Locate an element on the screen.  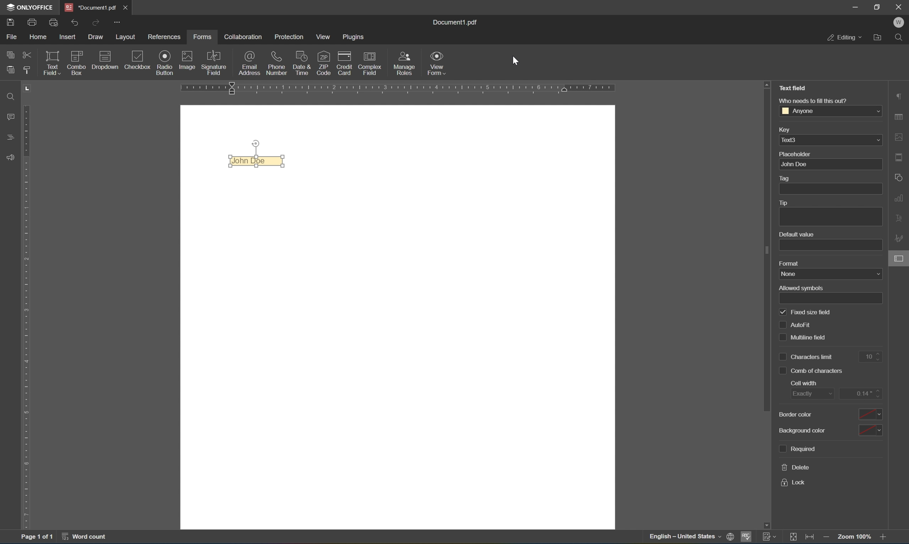
multiline field is located at coordinates (802, 337).